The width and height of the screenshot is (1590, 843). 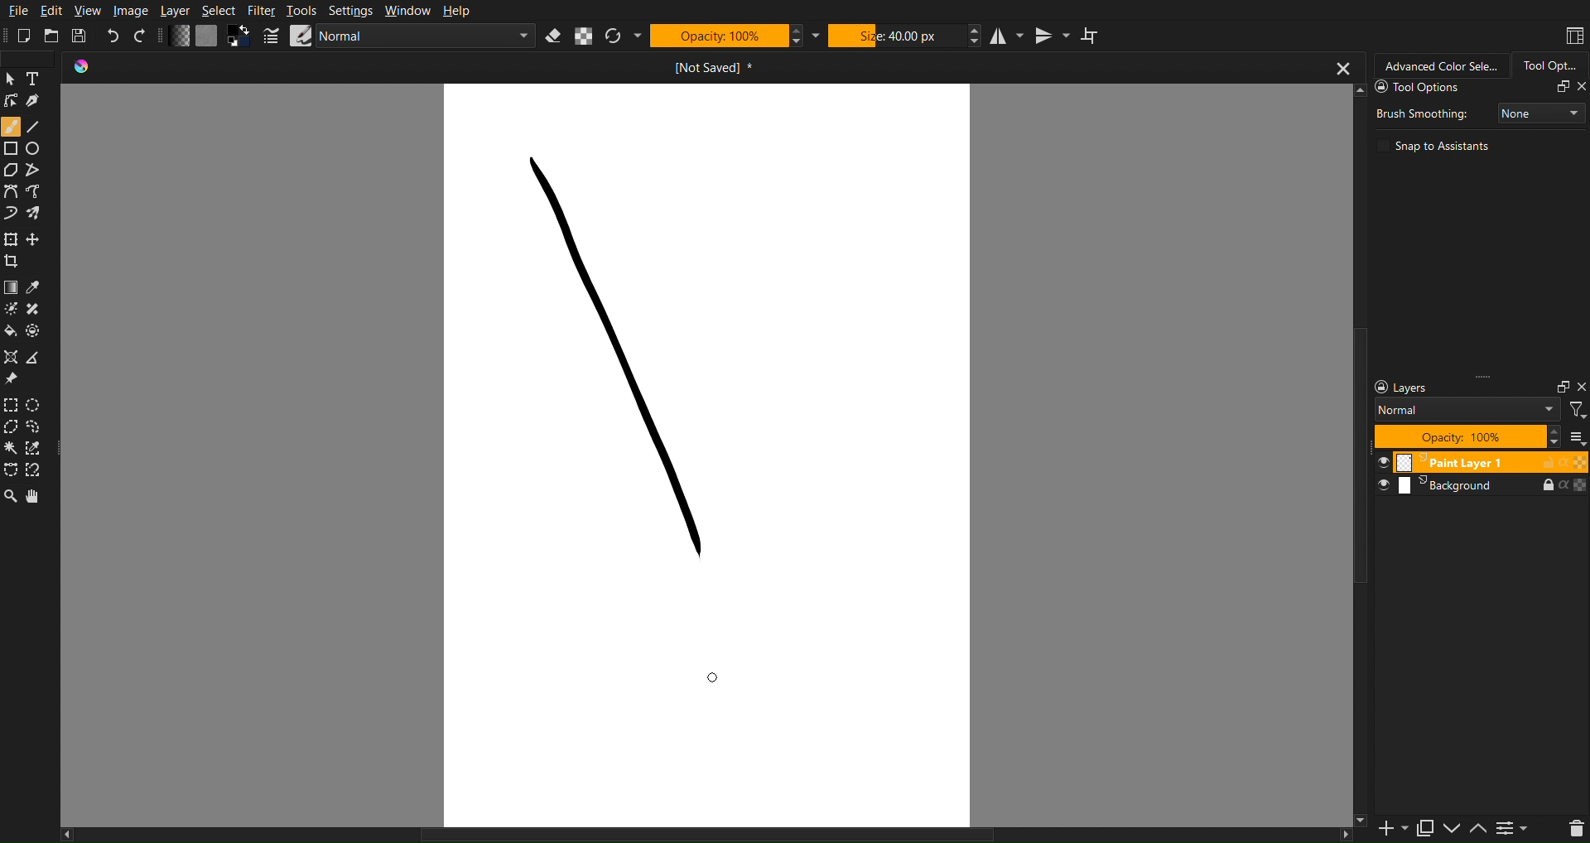 I want to click on Settings, so click(x=1516, y=830).